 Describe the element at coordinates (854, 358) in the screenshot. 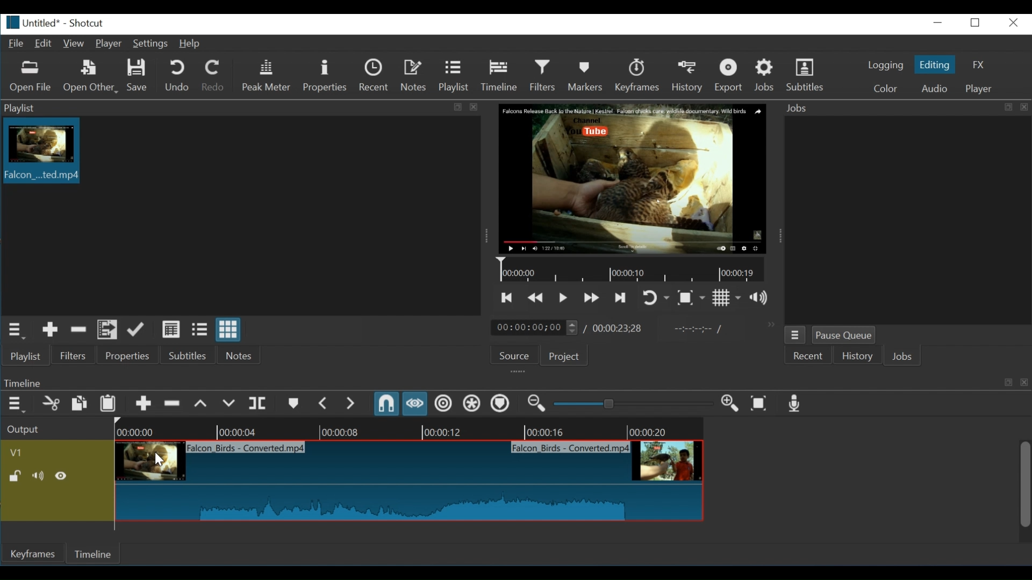

I see `History` at that location.